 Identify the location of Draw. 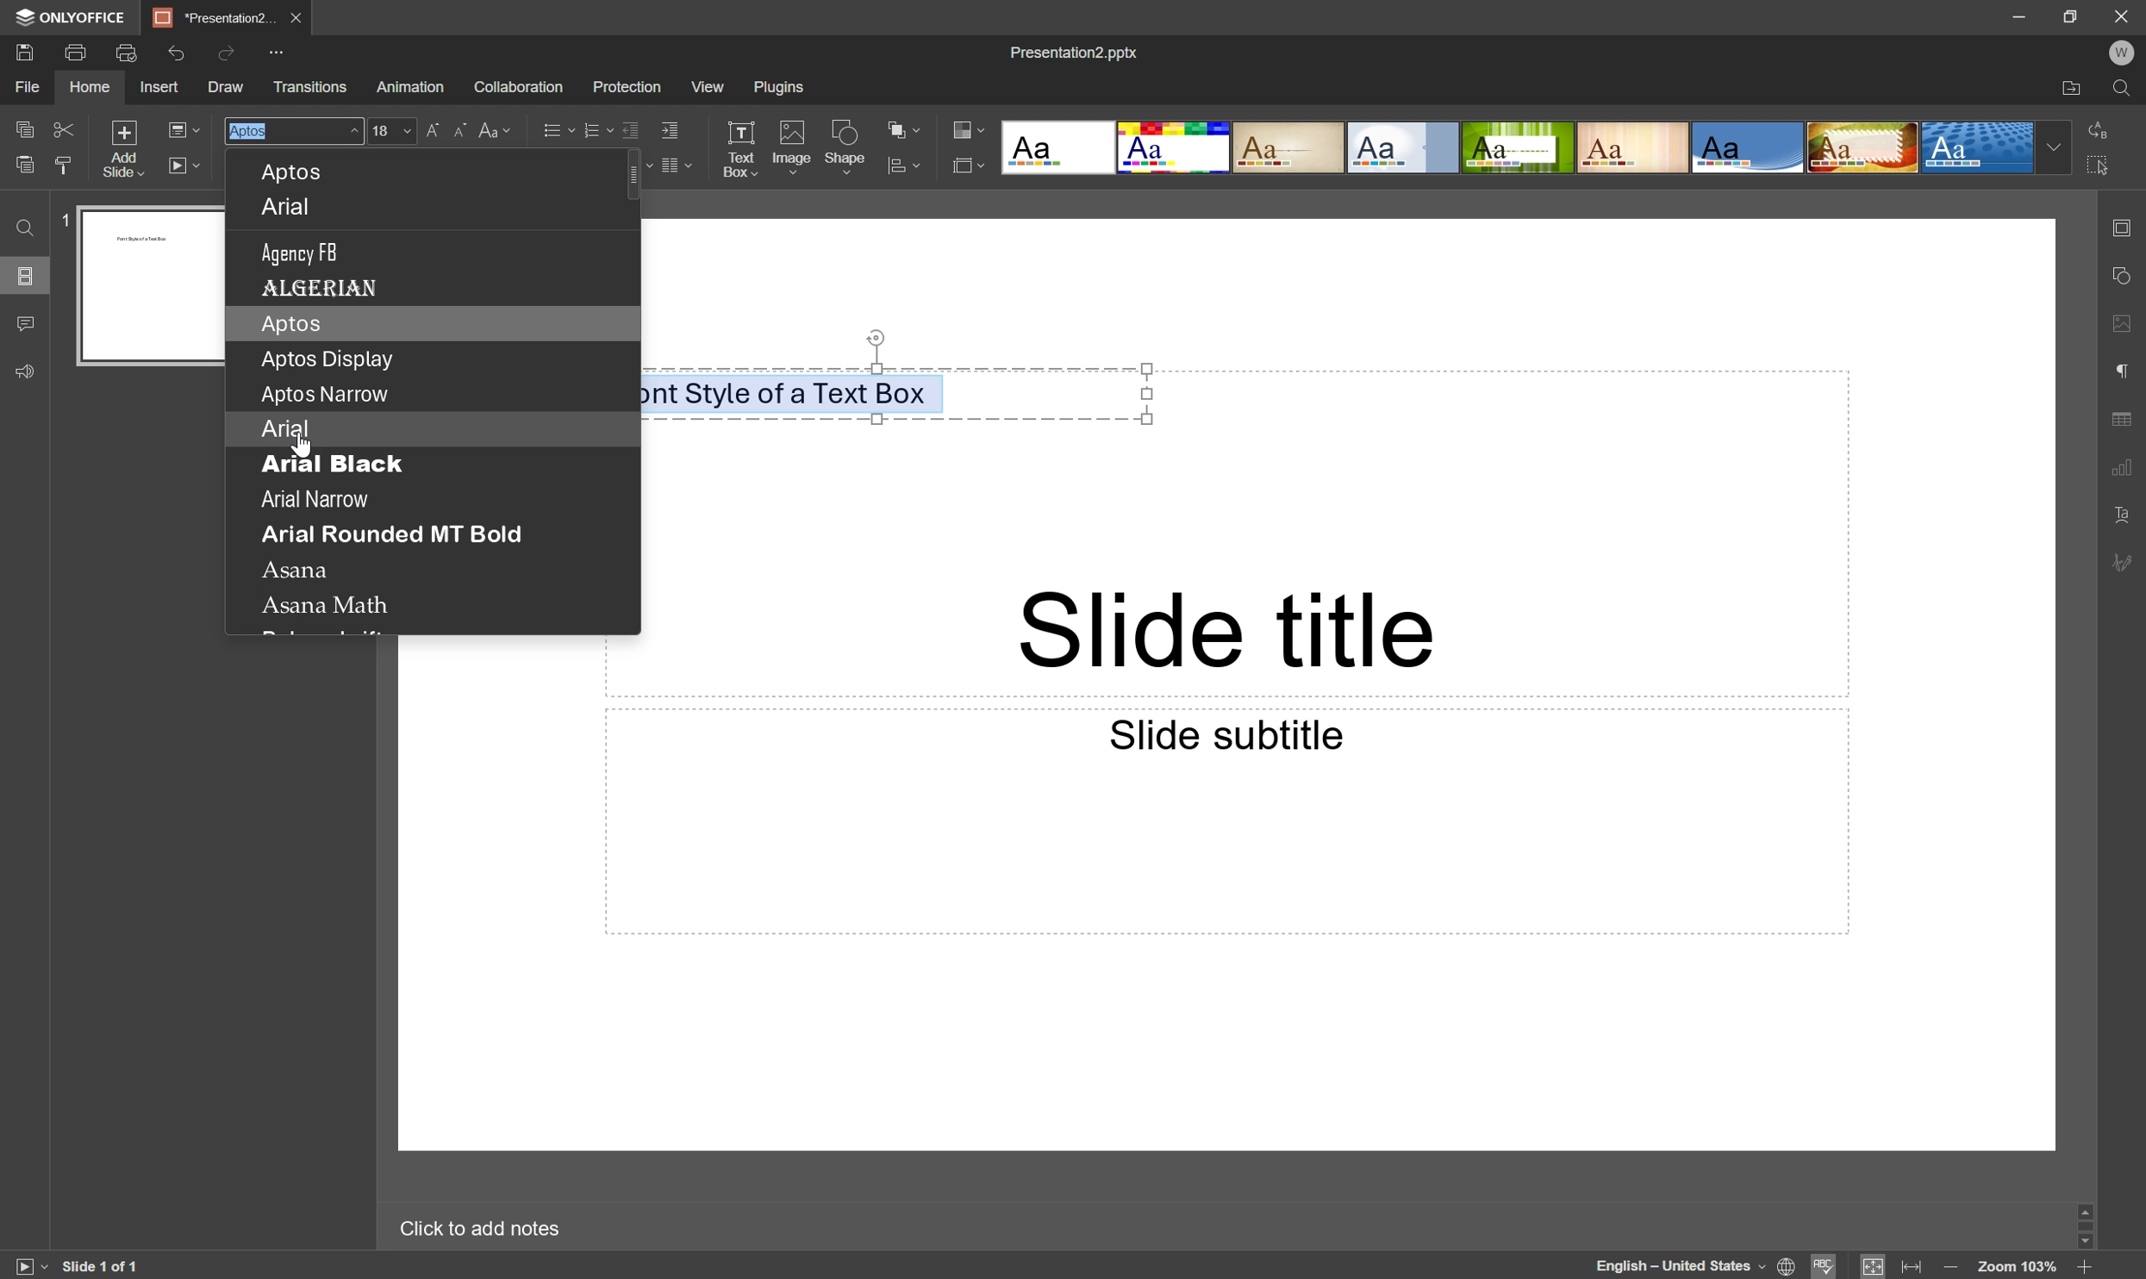
(228, 84).